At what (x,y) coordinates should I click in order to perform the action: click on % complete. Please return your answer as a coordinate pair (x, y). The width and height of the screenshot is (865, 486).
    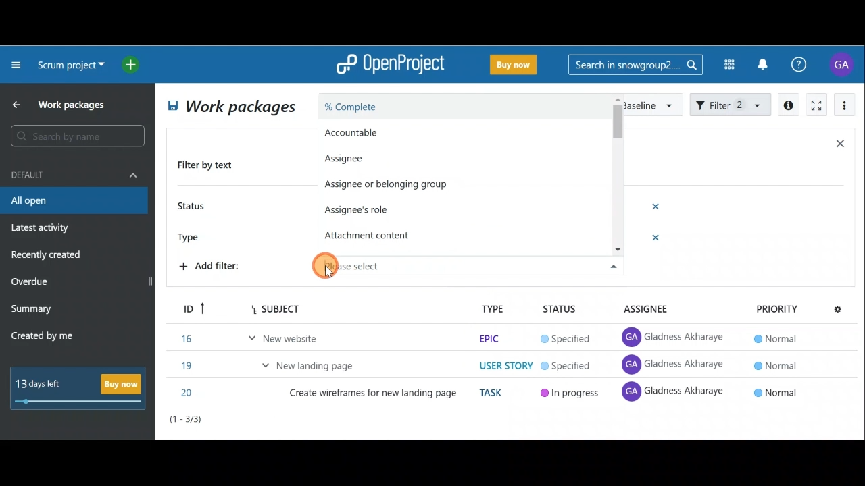
    Looking at the image, I should click on (434, 108).